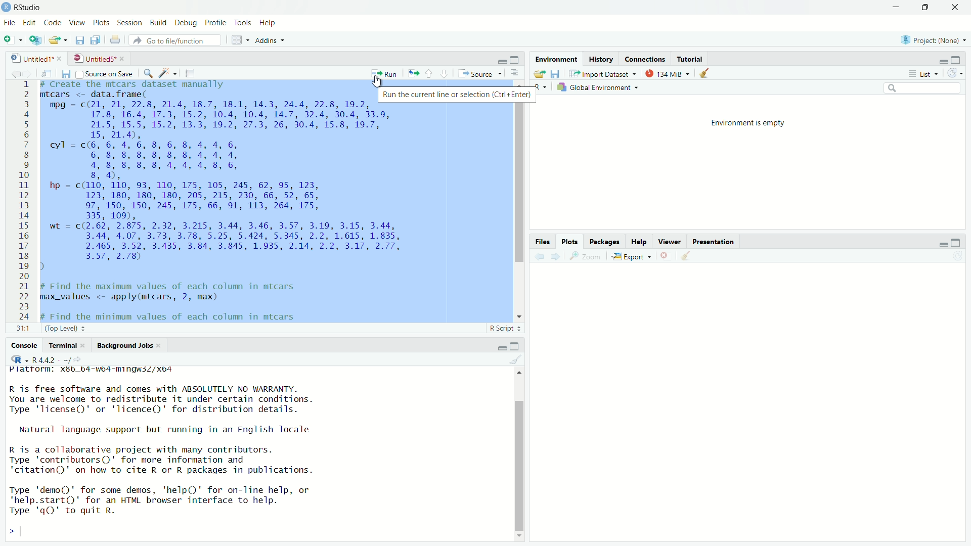 The image size is (971, 546). I want to click on minimise, so click(939, 243).